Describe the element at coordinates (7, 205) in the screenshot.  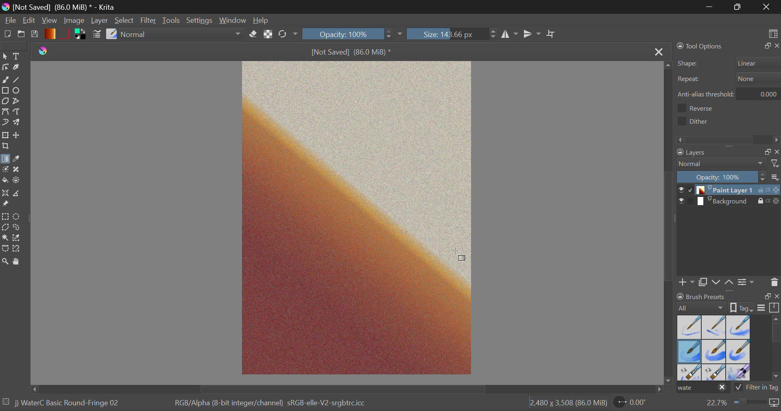
I see `Reference Images` at that location.